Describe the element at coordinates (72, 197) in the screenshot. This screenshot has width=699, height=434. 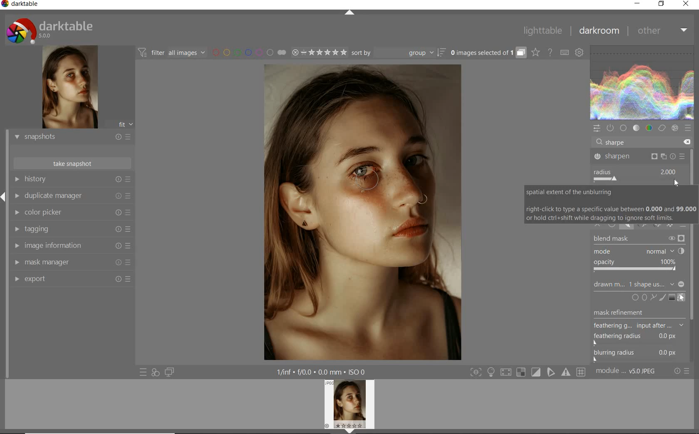
I see `duplicate manager` at that location.